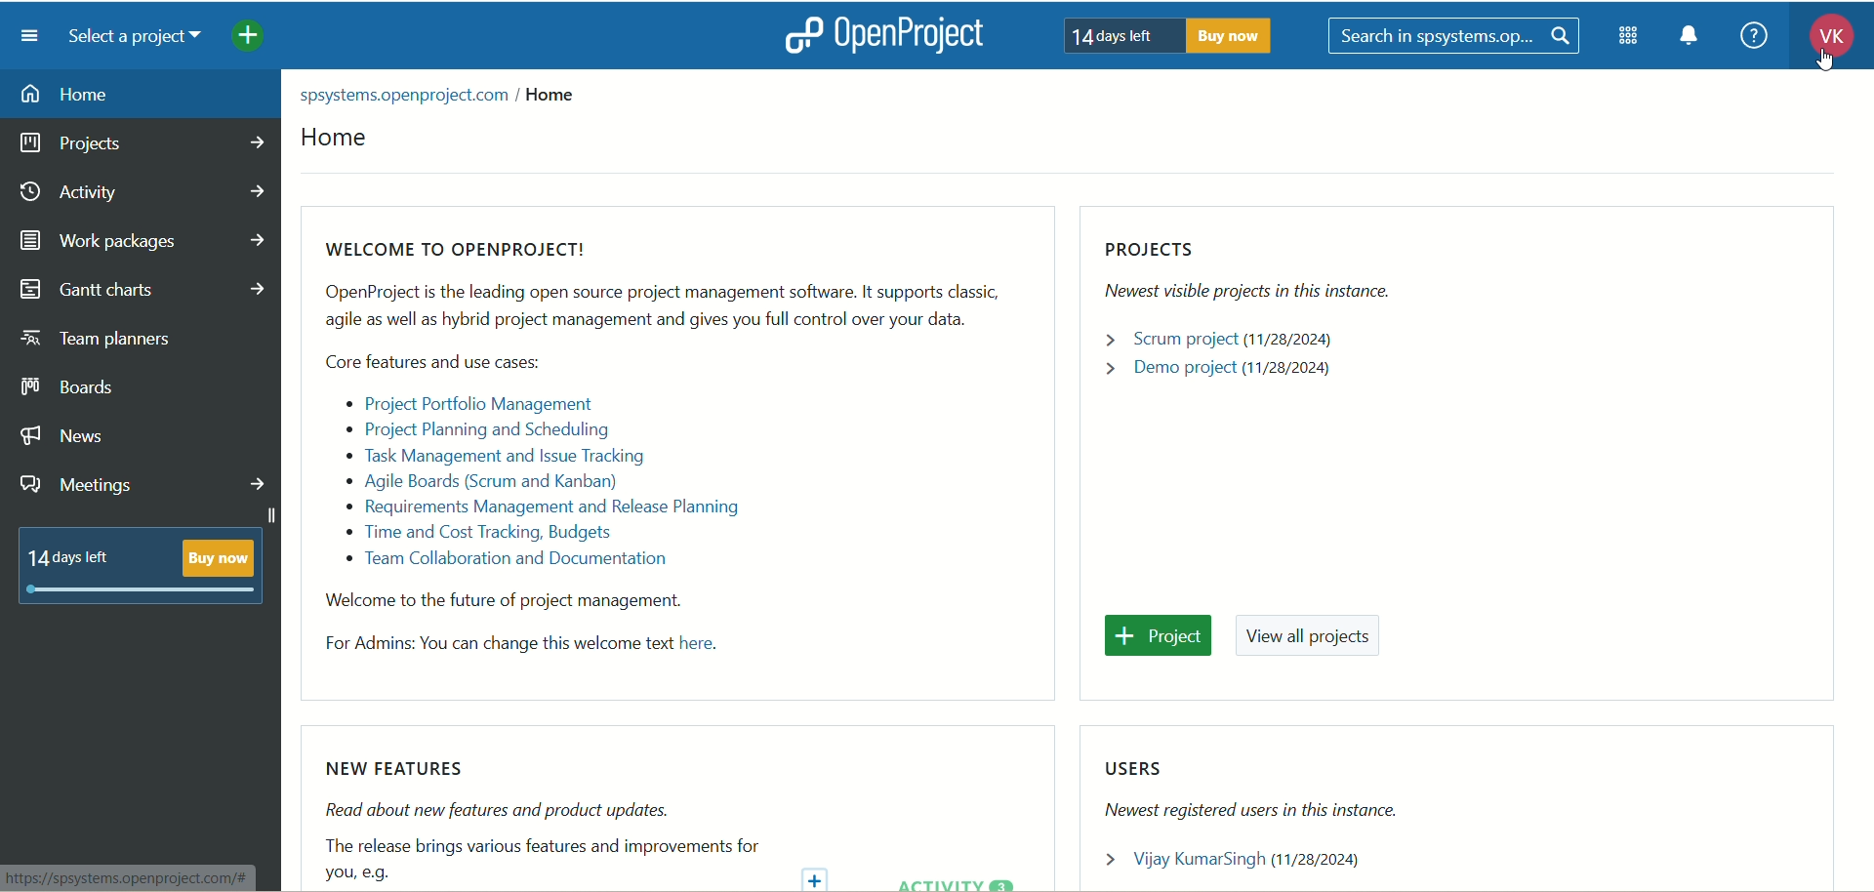 The height and width of the screenshot is (892, 1874). What do you see at coordinates (1455, 38) in the screenshot?
I see `search` at bounding box center [1455, 38].